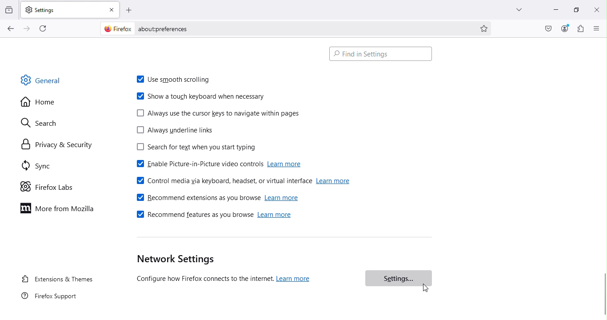 This screenshot has height=320, width=607. What do you see at coordinates (129, 9) in the screenshot?
I see `Open a new tab` at bounding box center [129, 9].